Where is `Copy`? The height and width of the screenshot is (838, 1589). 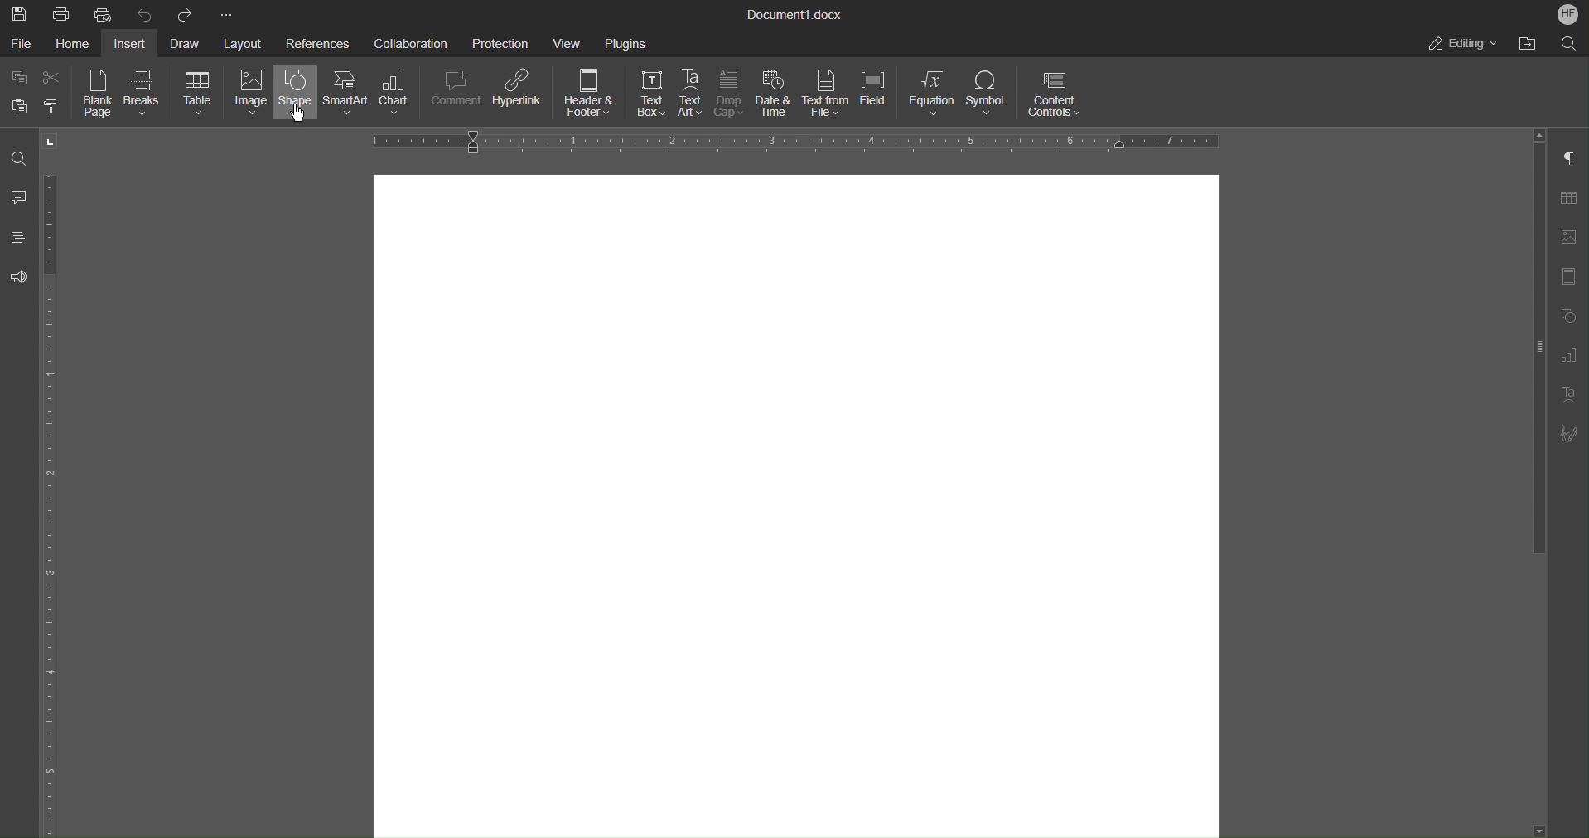
Copy is located at coordinates (18, 77).